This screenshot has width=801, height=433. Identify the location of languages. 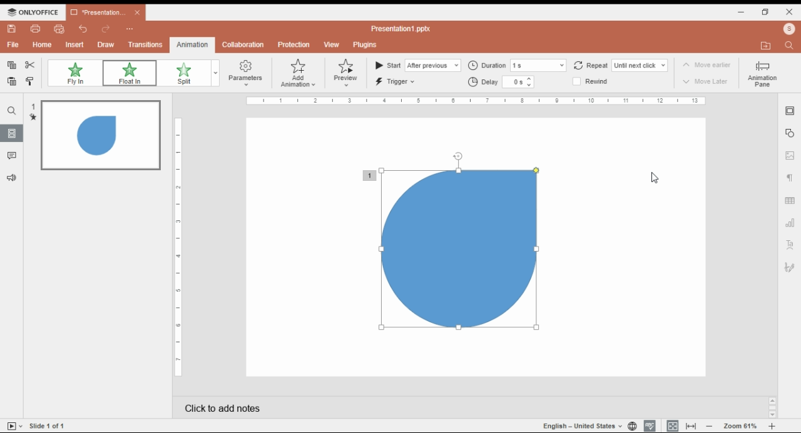
(583, 425).